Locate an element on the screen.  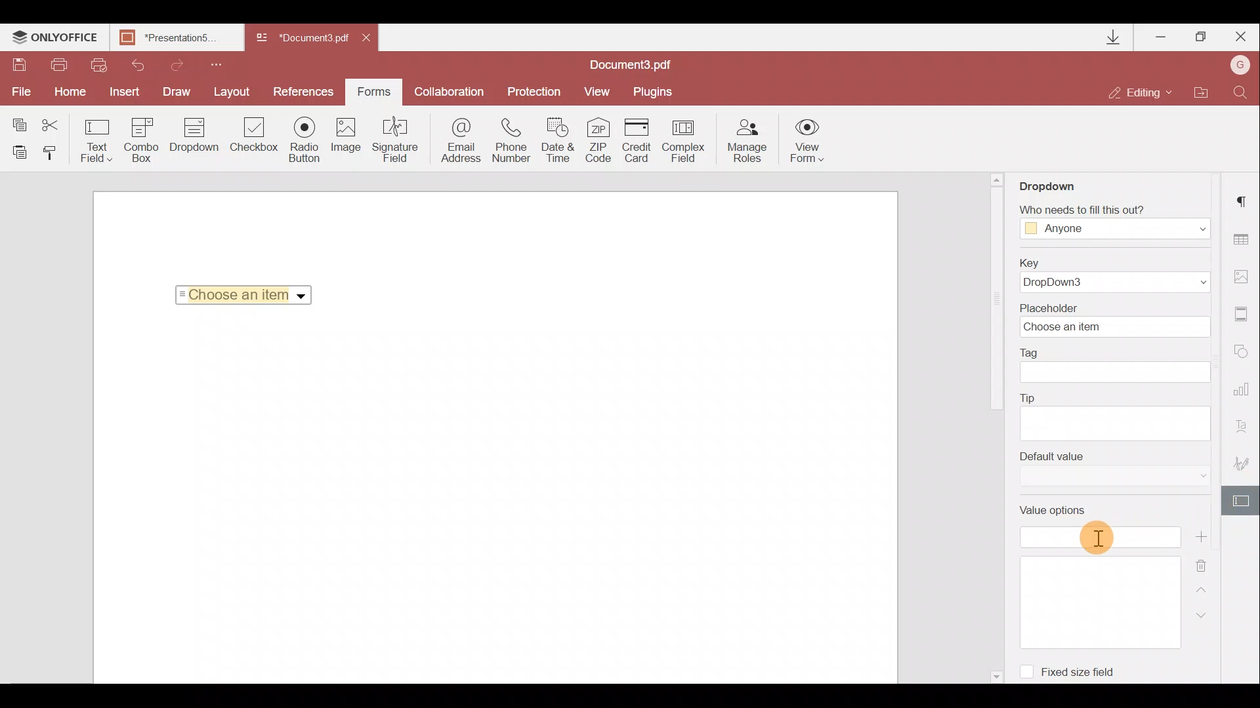
Manage roles is located at coordinates (747, 141).